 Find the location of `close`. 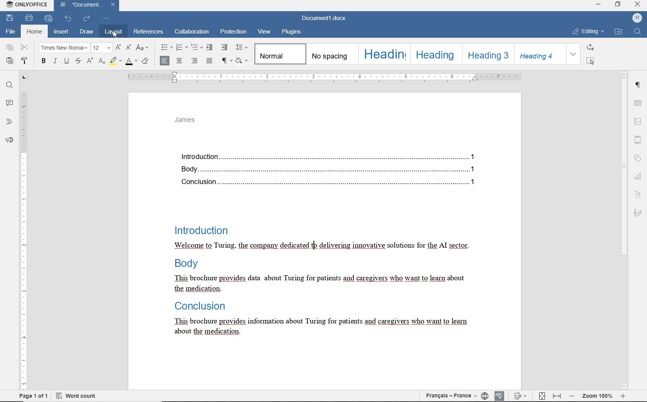

close is located at coordinates (116, 4).